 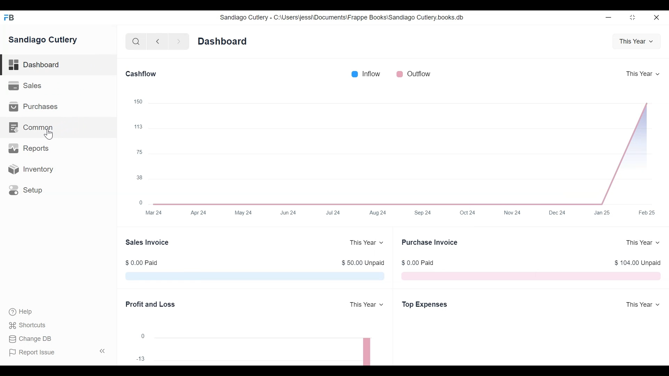 What do you see at coordinates (153, 213) in the screenshot?
I see `Mar 24` at bounding box center [153, 213].